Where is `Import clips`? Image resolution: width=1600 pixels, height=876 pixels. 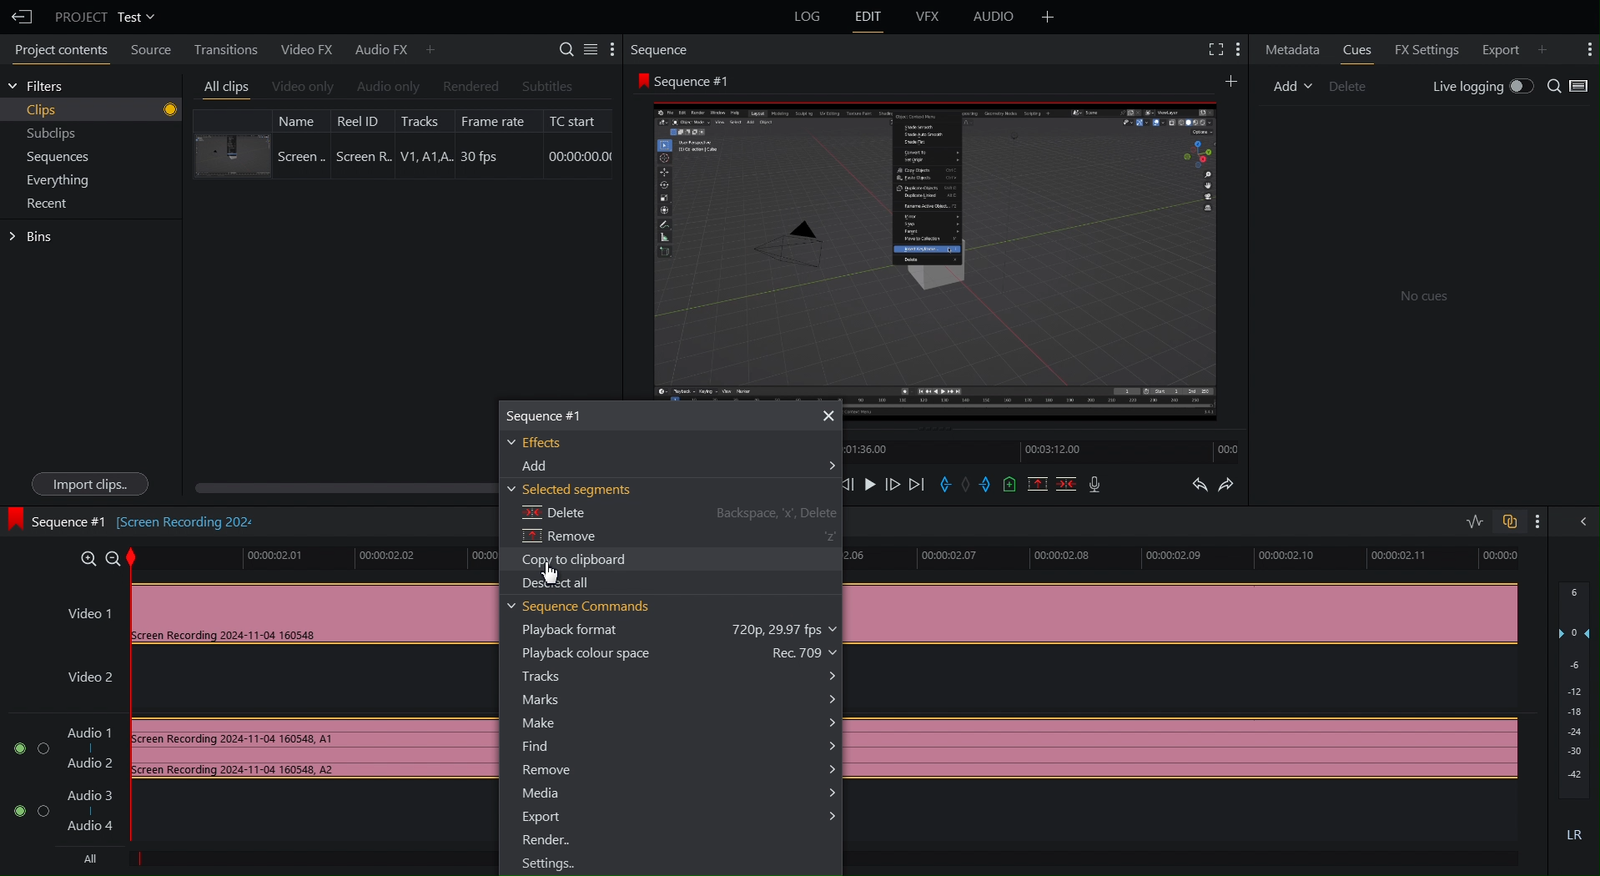 Import clips is located at coordinates (83, 483).